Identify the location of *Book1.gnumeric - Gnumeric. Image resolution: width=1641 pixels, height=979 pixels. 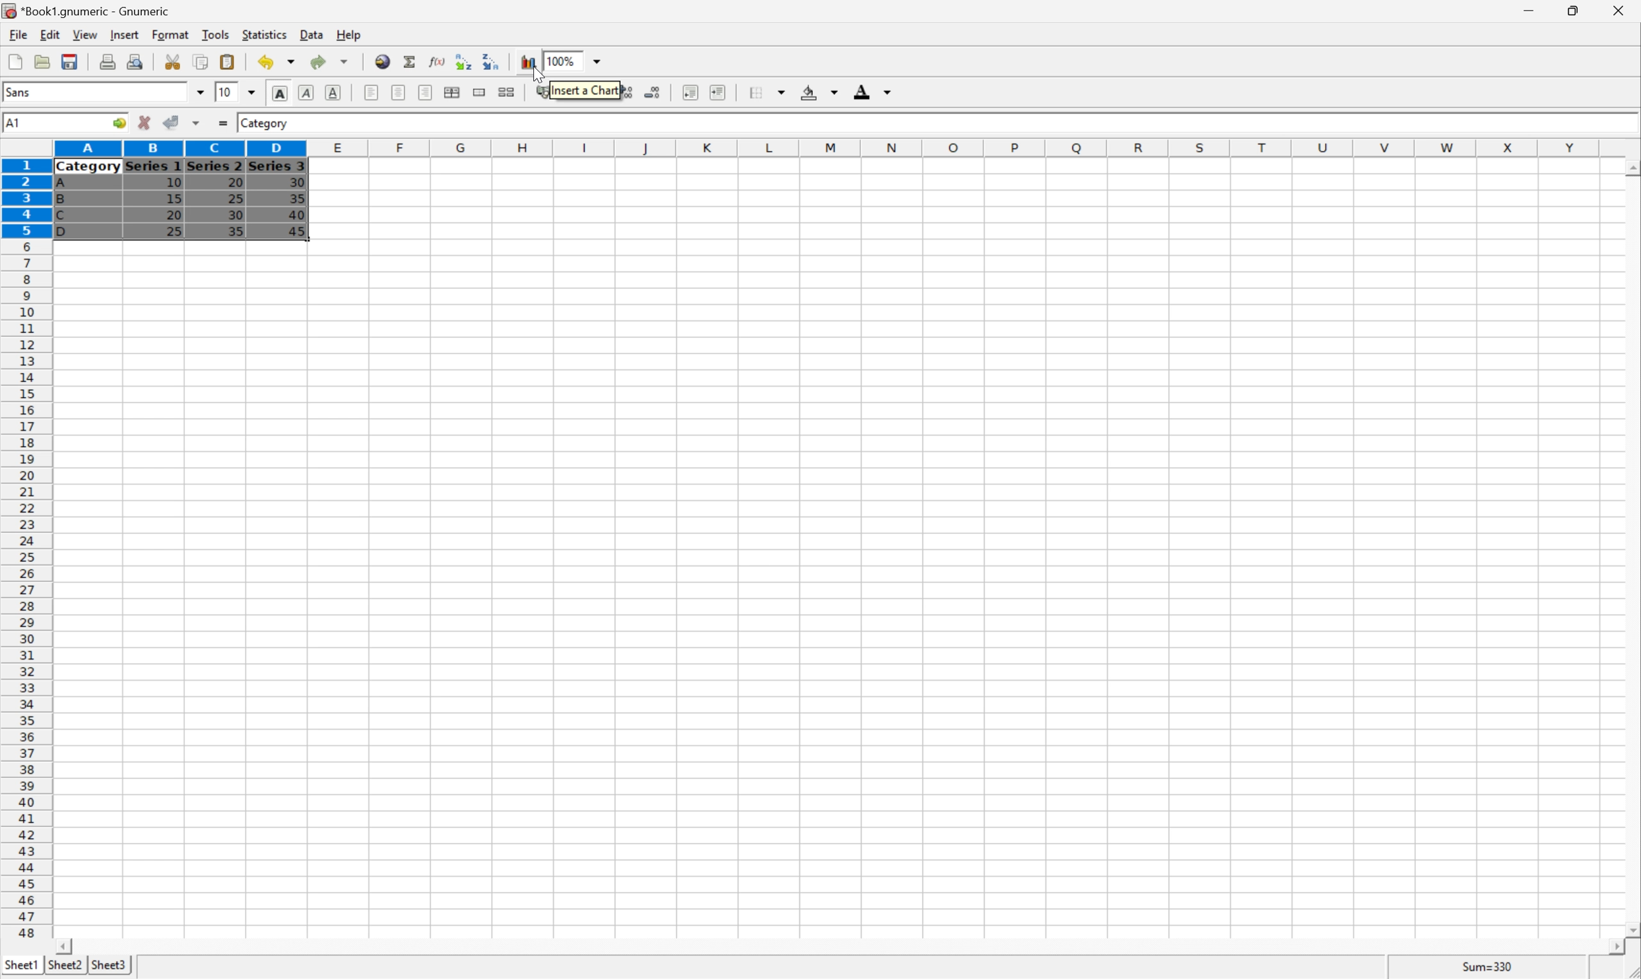
(88, 11).